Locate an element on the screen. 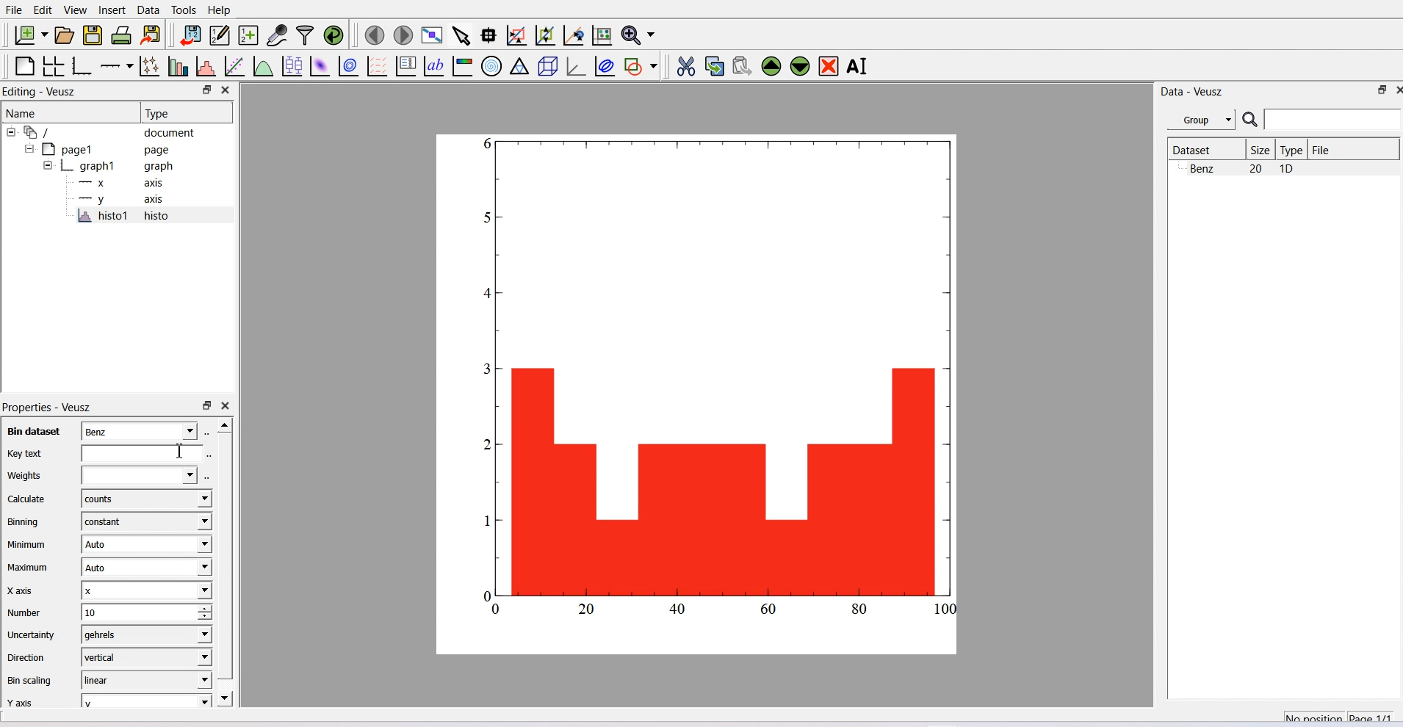 The width and height of the screenshot is (1403, 727). Arrange graph in grid is located at coordinates (53, 66).